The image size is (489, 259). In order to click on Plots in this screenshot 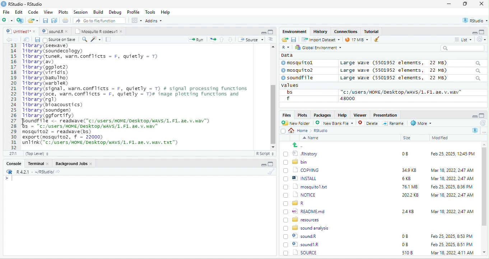, I will do `click(302, 115)`.